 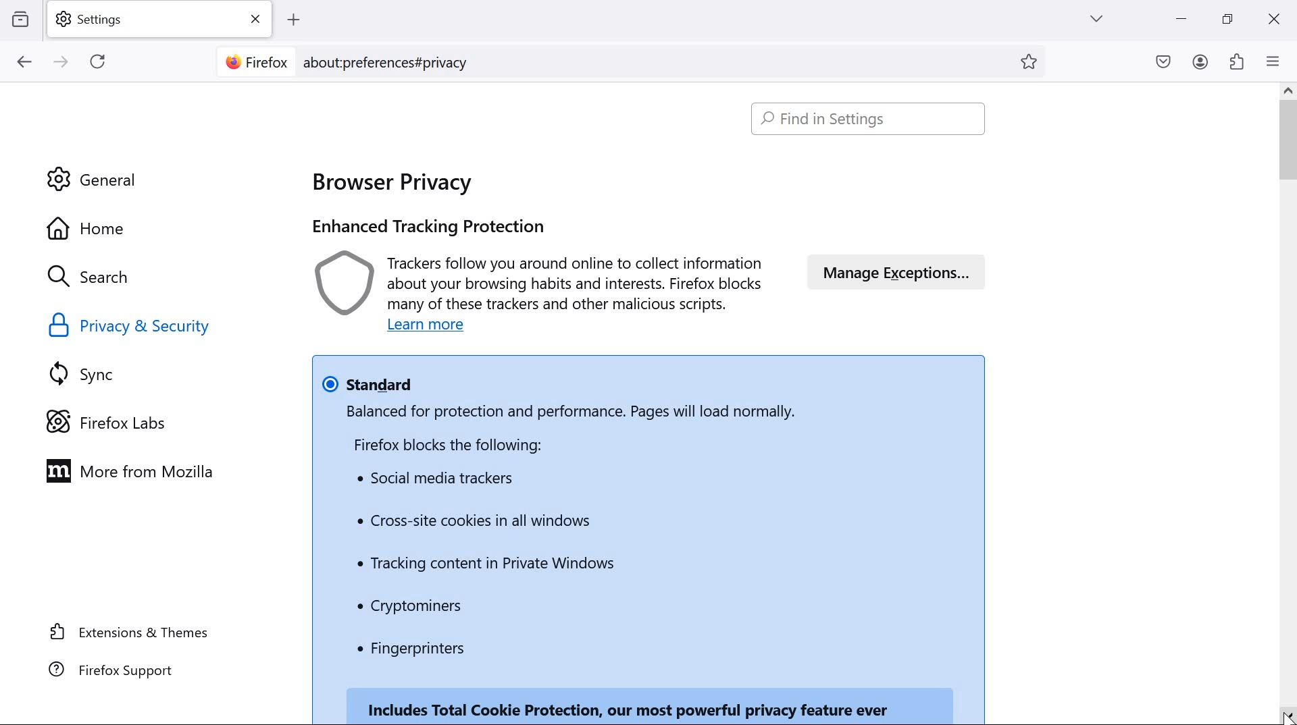 What do you see at coordinates (114, 669) in the screenshot?
I see `Firefox support` at bounding box center [114, 669].